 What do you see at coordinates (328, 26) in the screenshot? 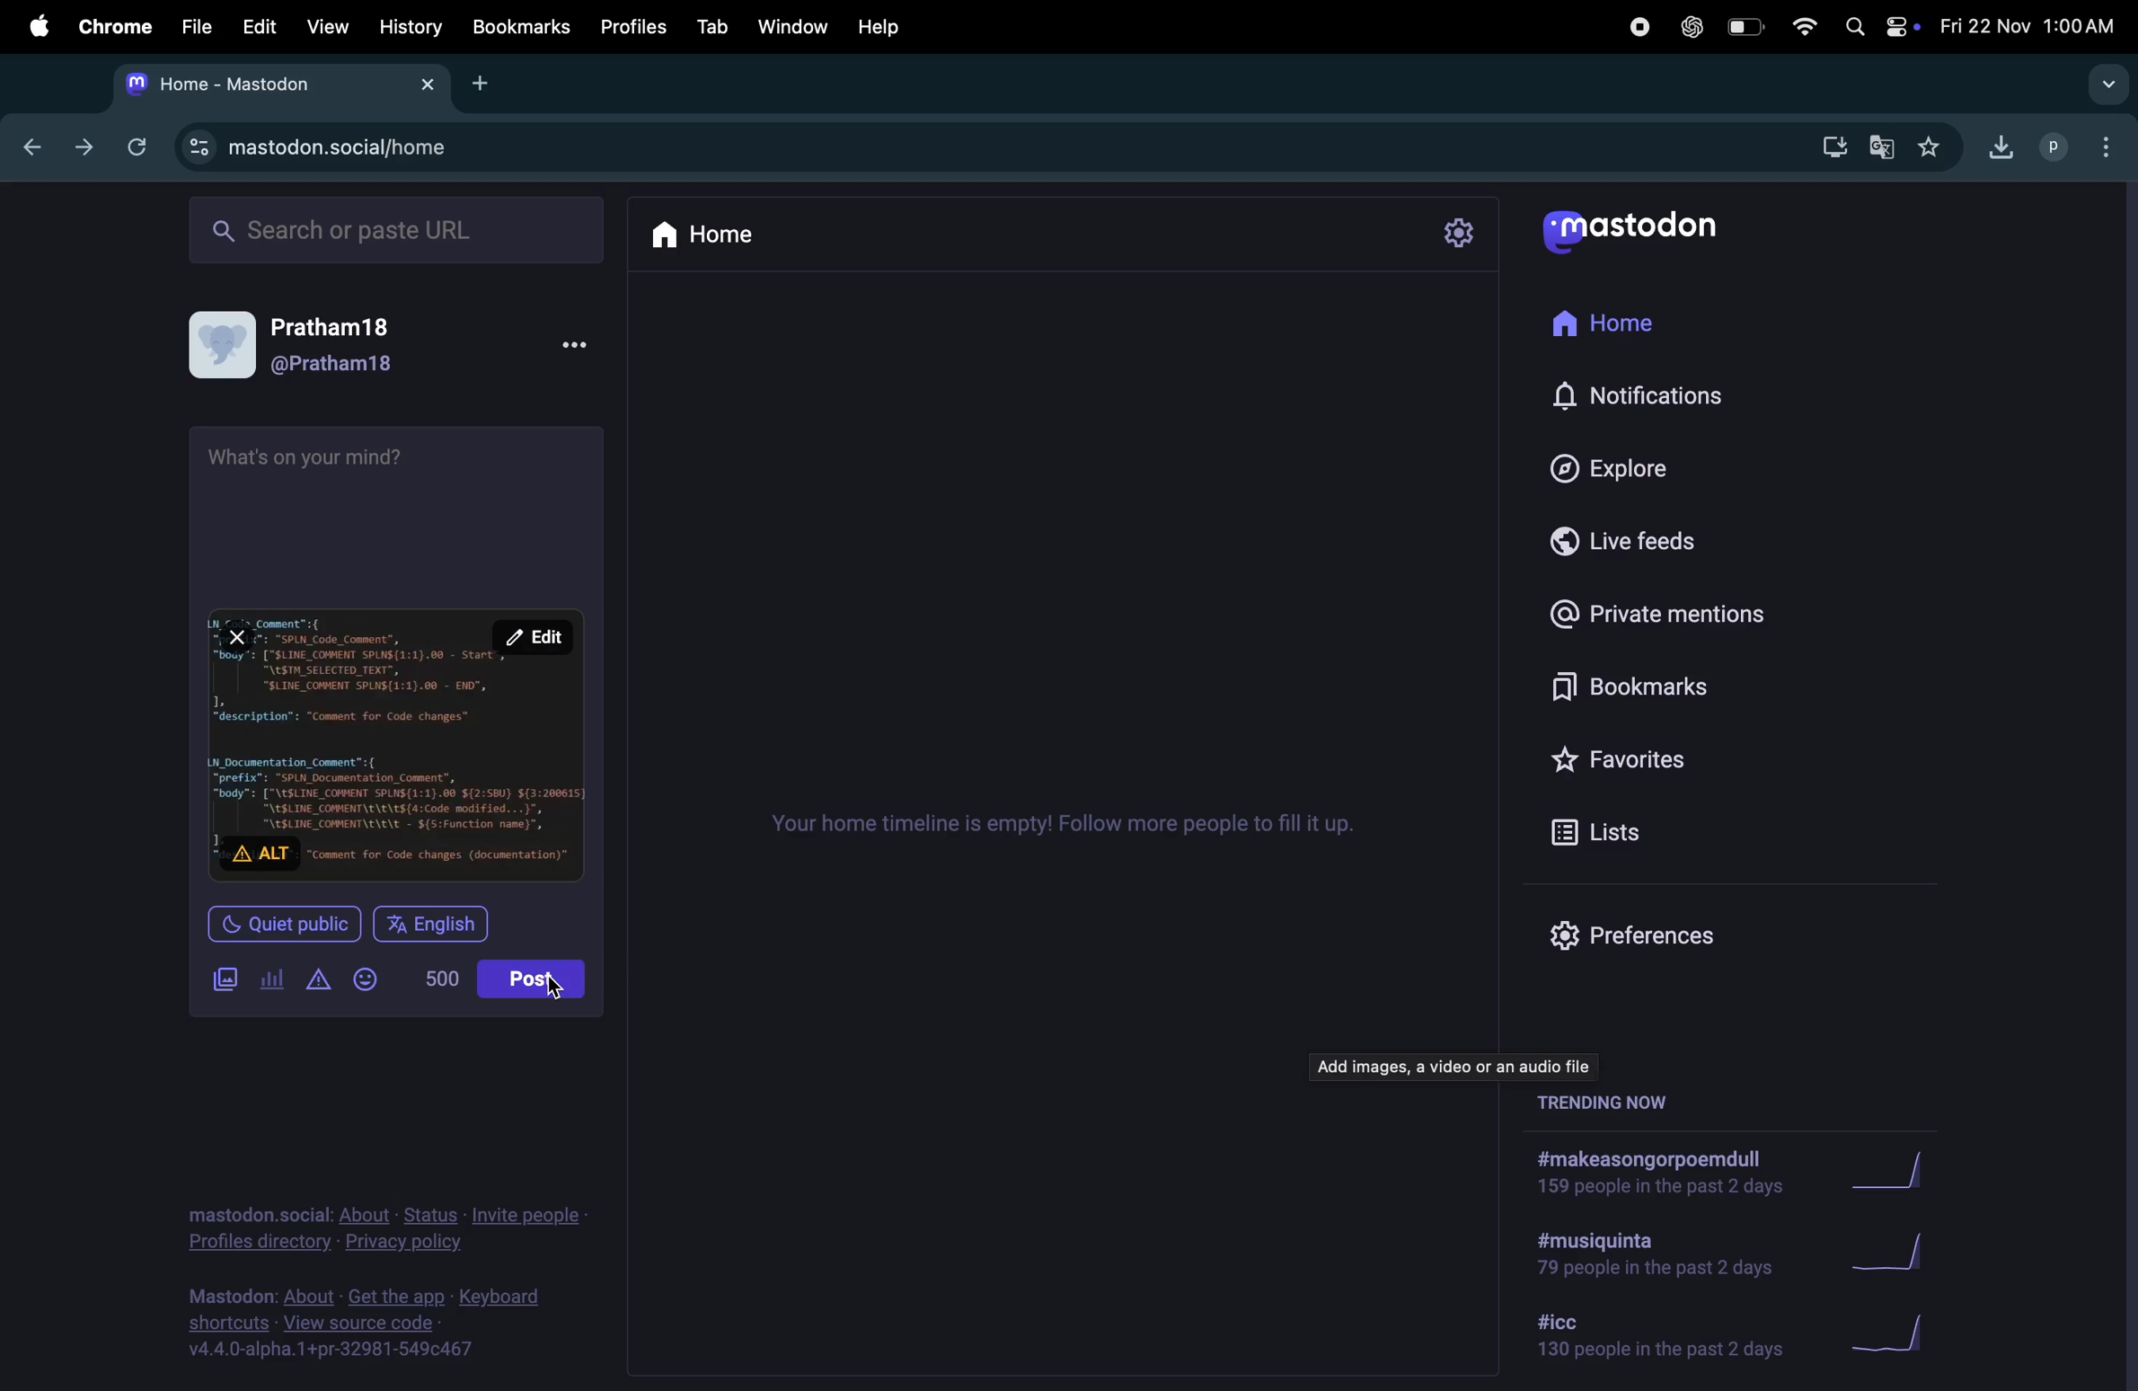
I see `view` at bounding box center [328, 26].